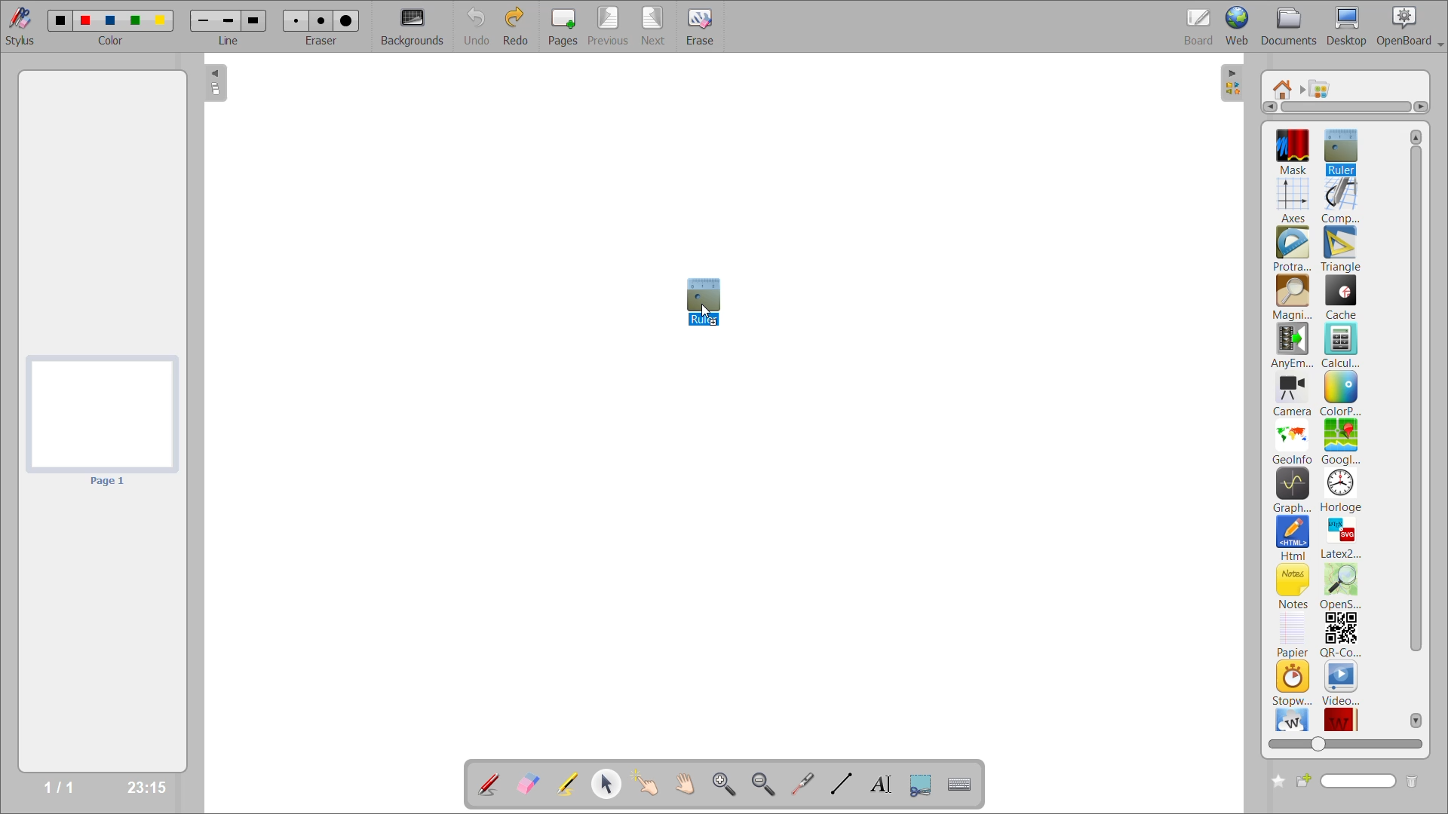 The height and width of the screenshot is (814, 1448). Describe the element at coordinates (1342, 682) in the screenshot. I see `video` at that location.